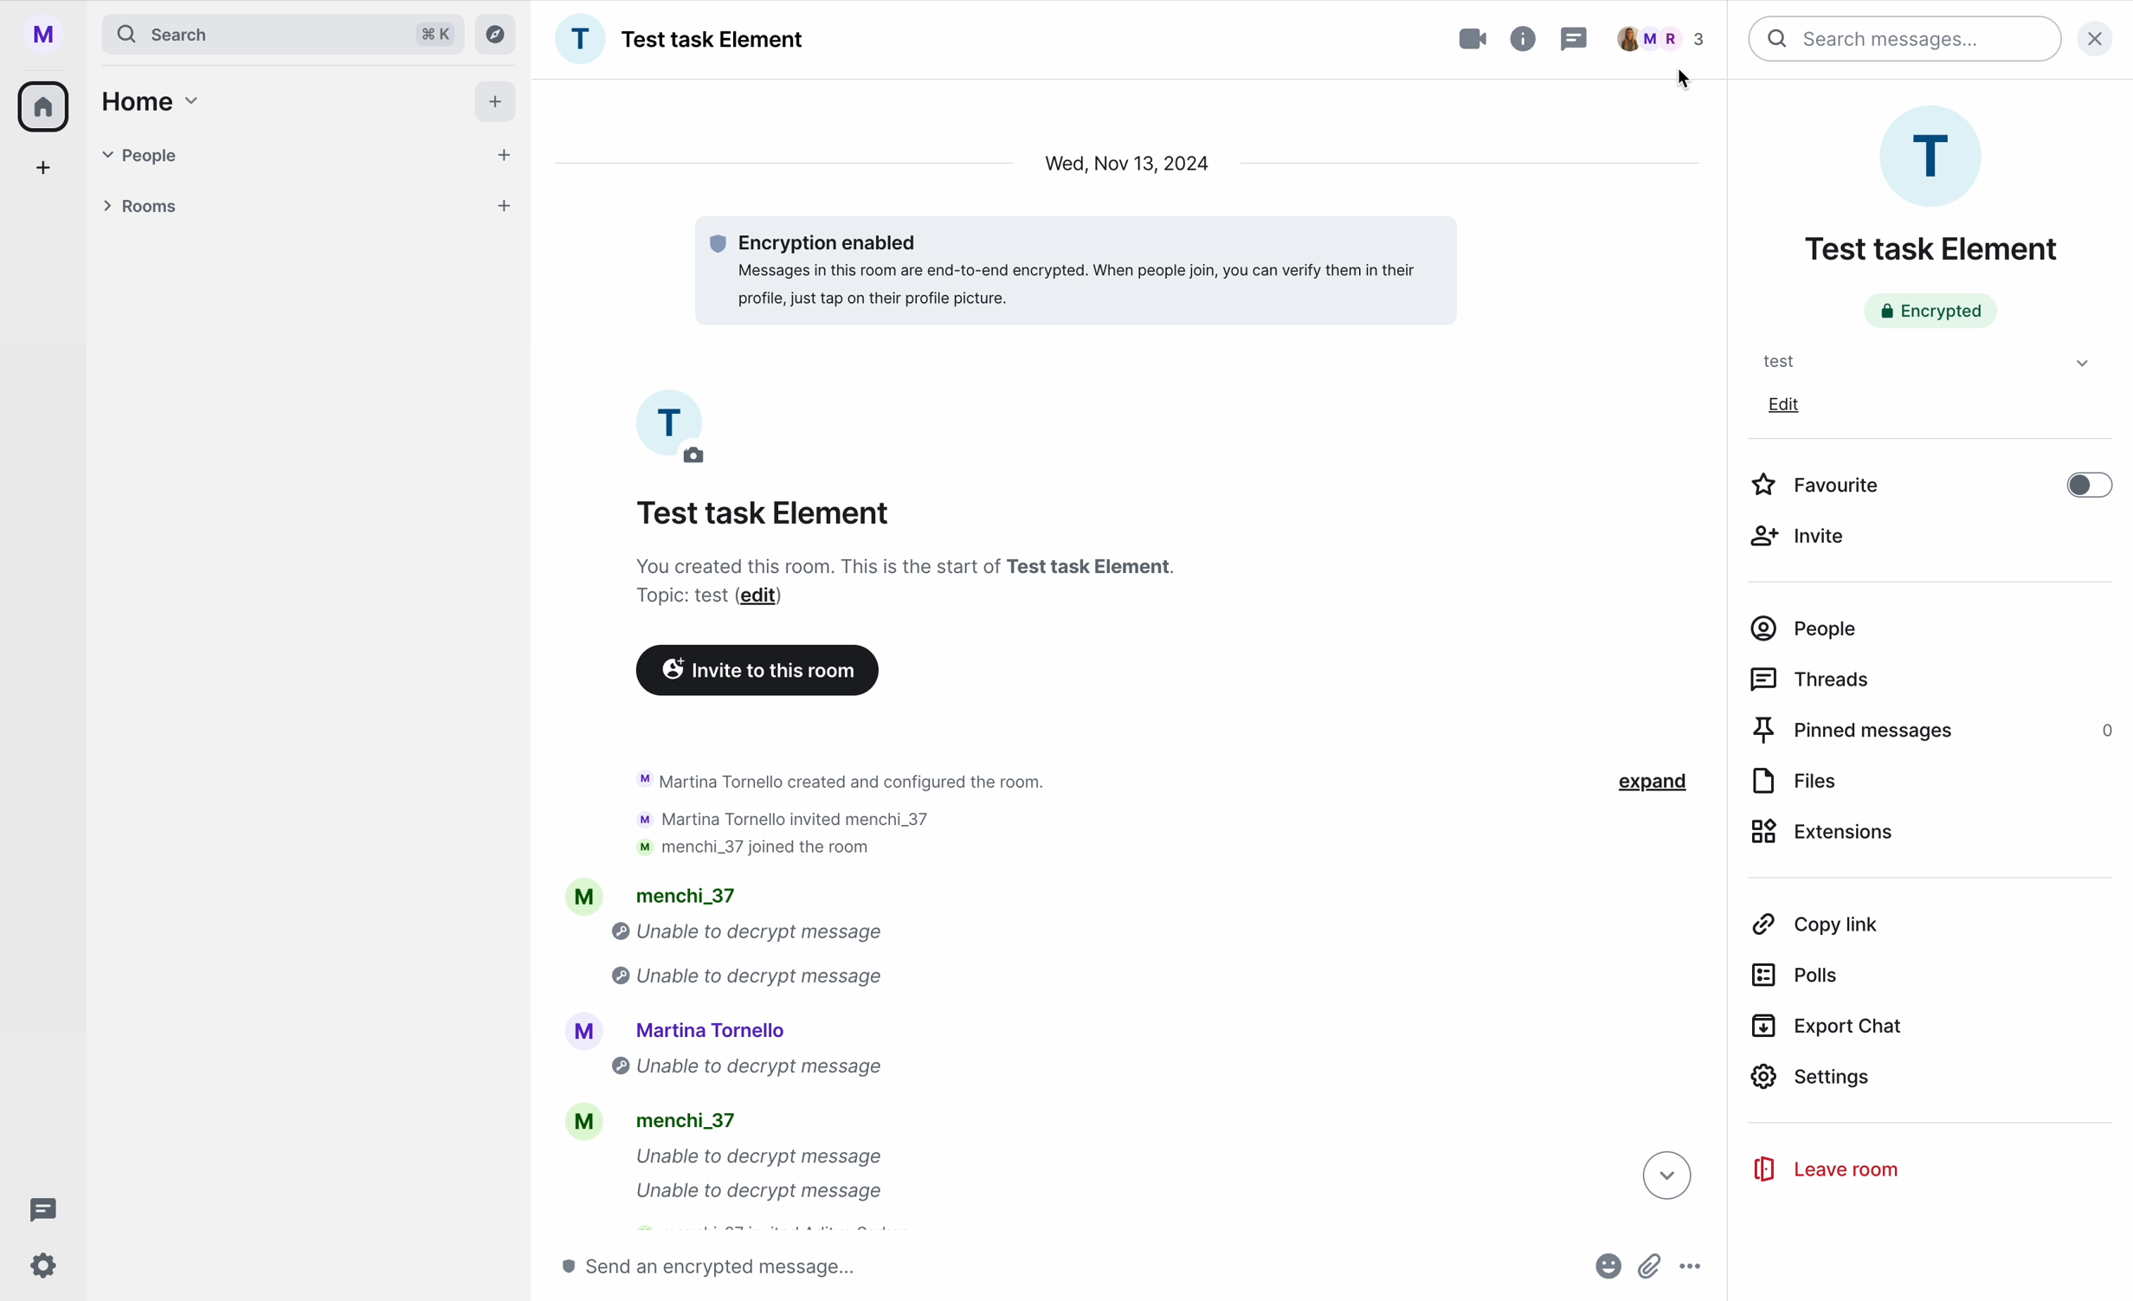 This screenshot has width=2133, height=1301. I want to click on people, so click(1807, 629).